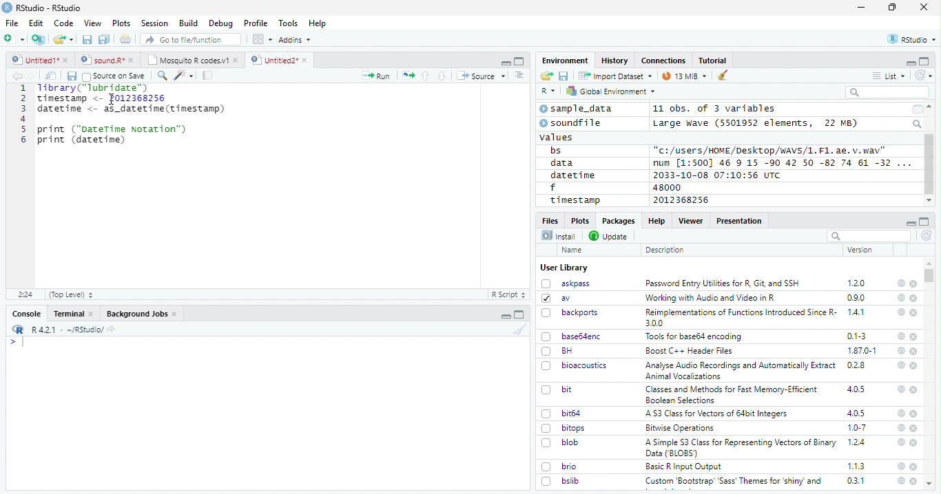 The image size is (941, 494). Describe the element at coordinates (407, 76) in the screenshot. I see `Re-run the previous code region` at that location.